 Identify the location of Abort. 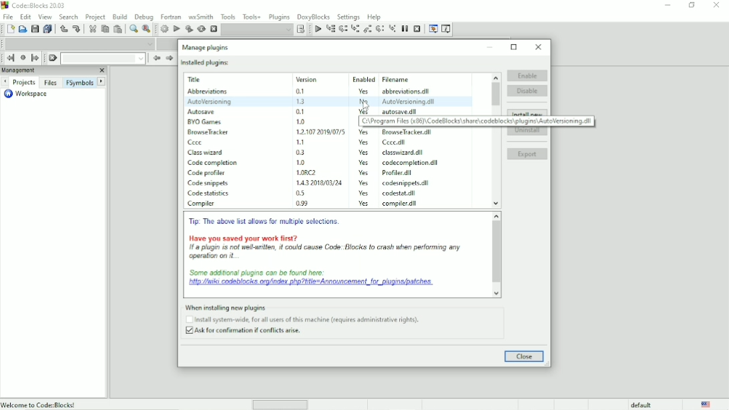
(213, 29).